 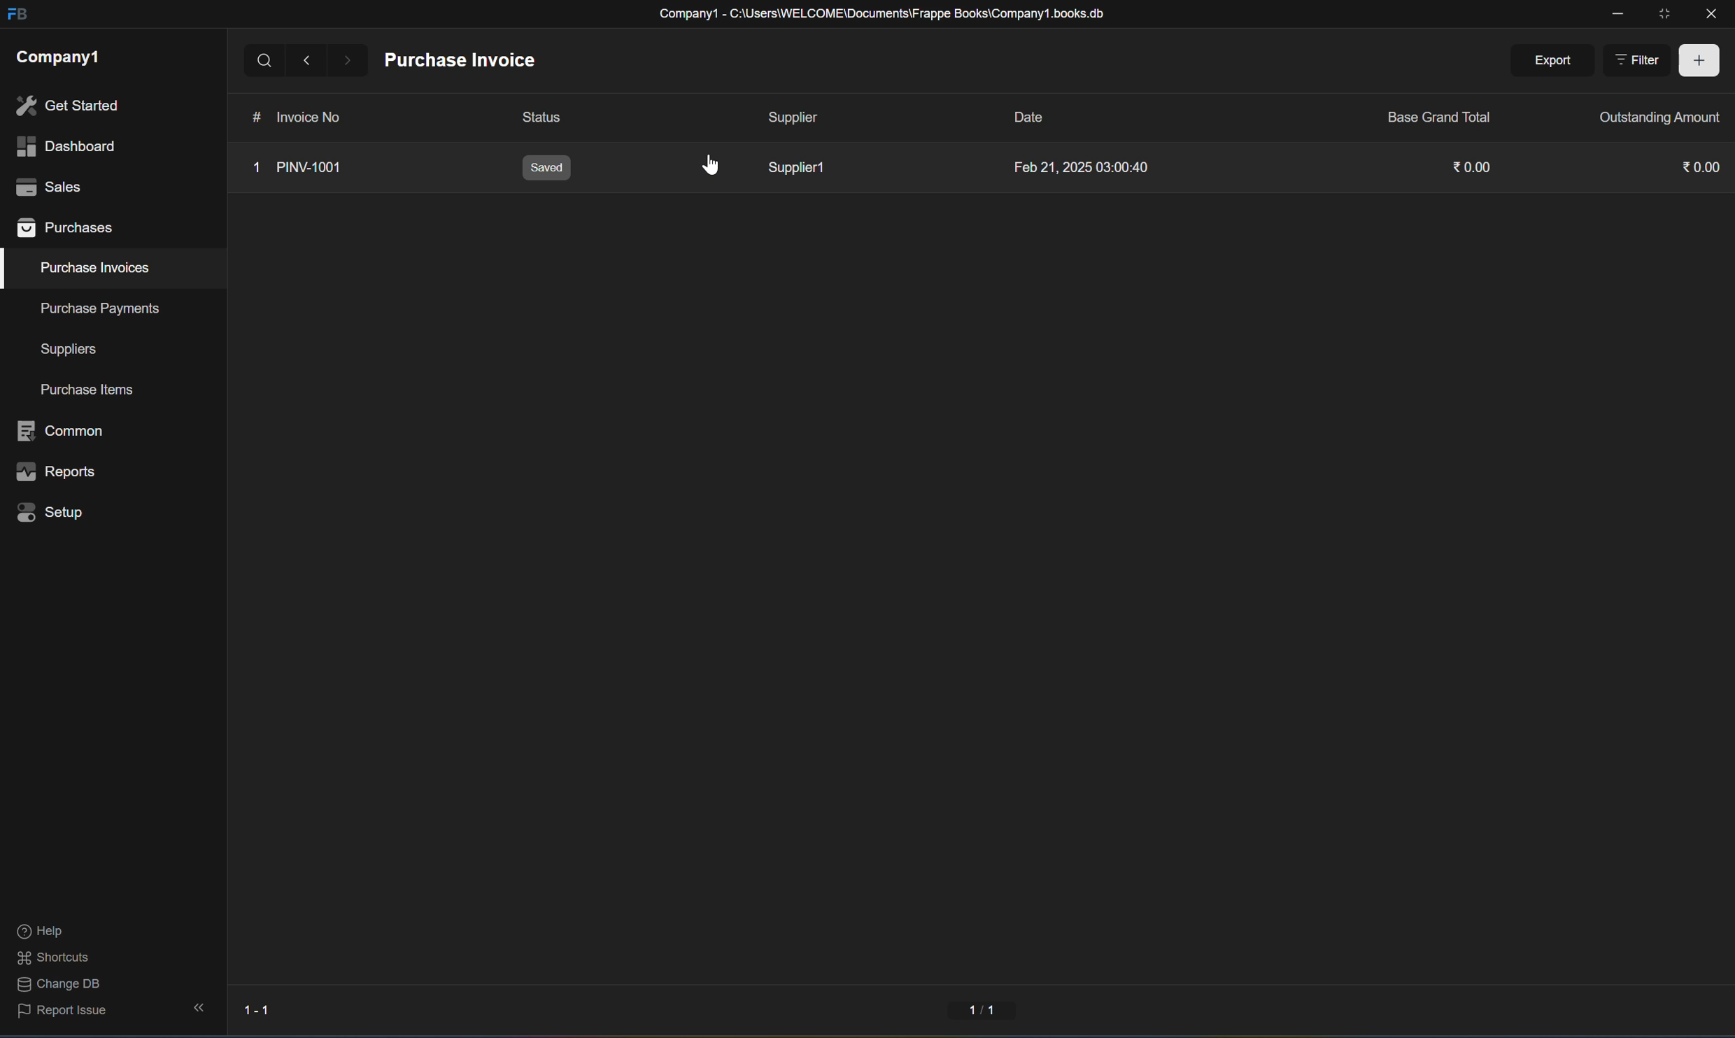 I want to click on Feb 21, 2025 03:00:40, so click(x=1082, y=169).